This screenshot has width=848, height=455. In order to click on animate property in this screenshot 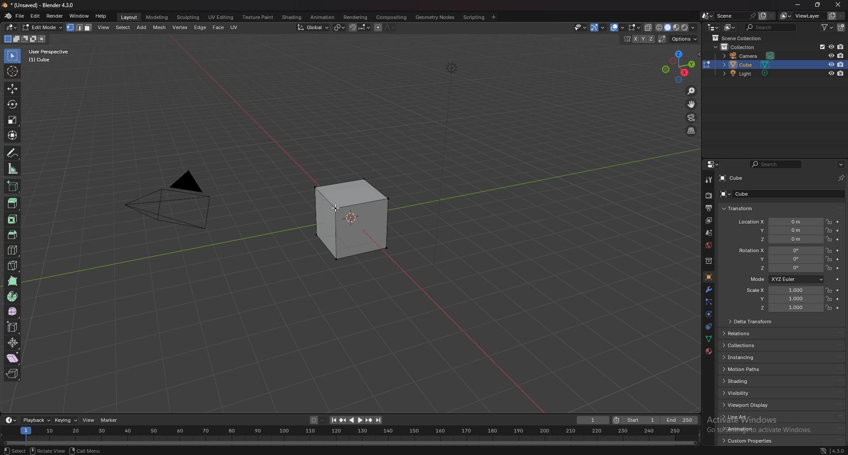, I will do `click(838, 308)`.